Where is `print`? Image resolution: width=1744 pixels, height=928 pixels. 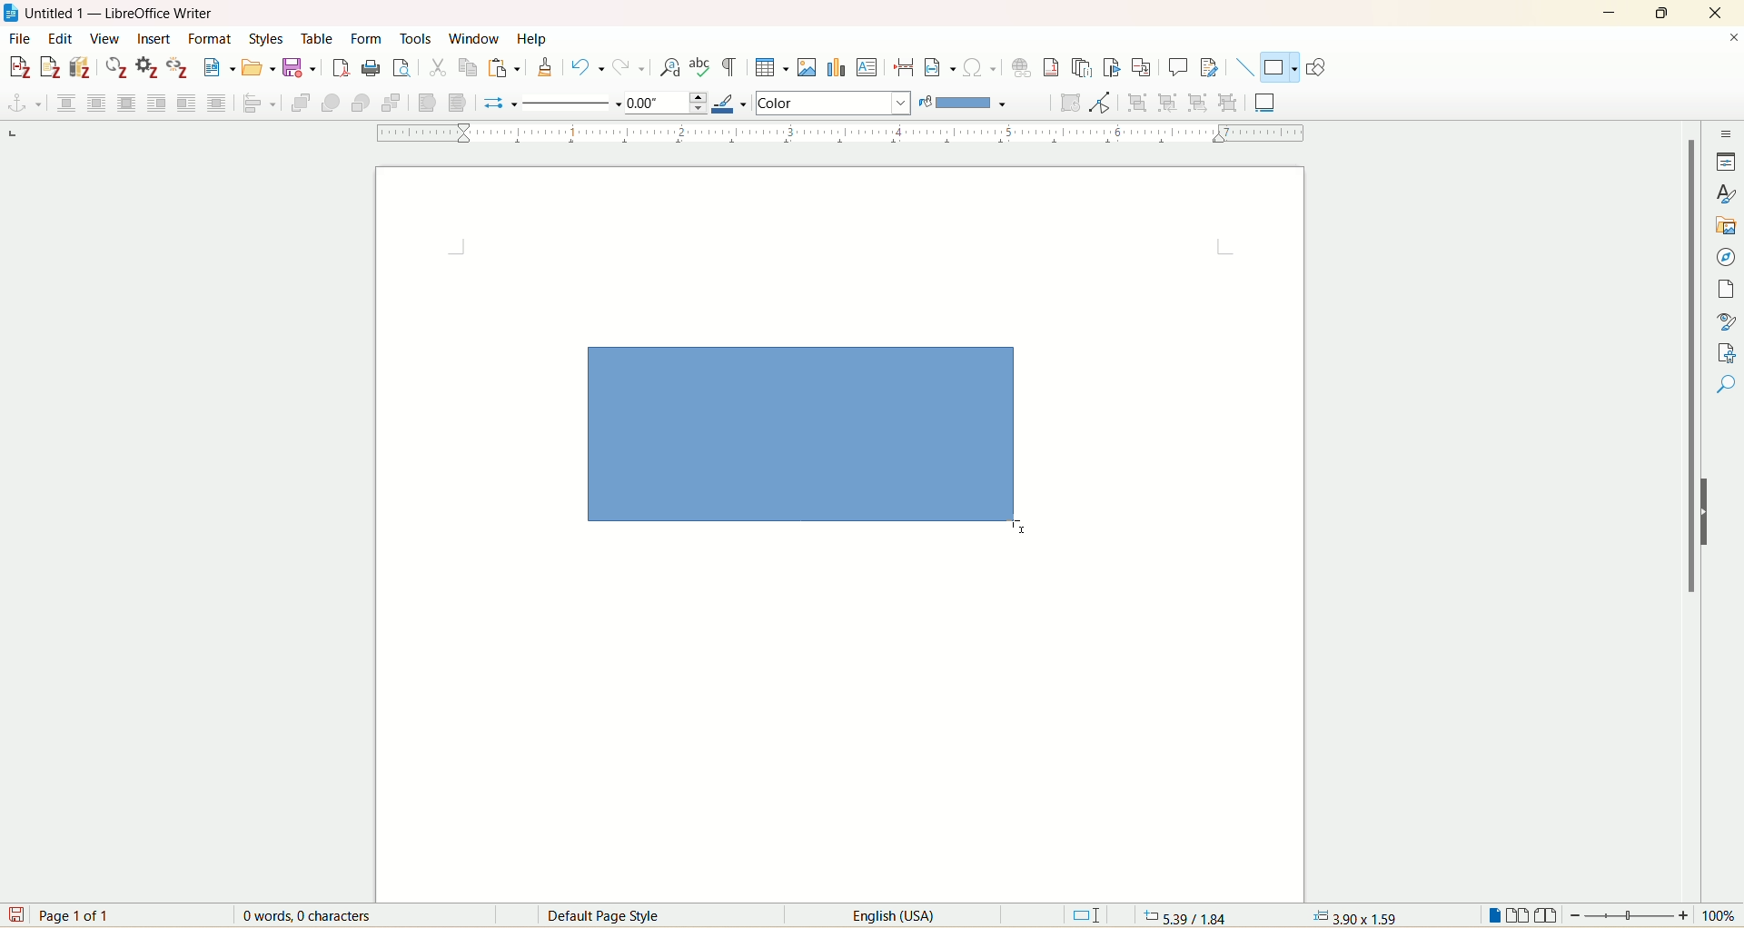
print is located at coordinates (371, 68).